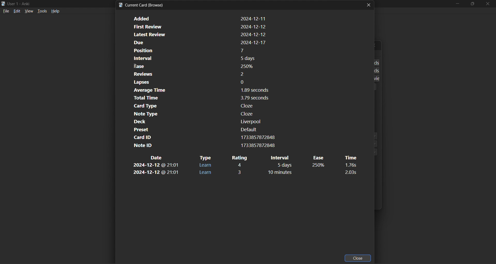 Image resolution: width=496 pixels, height=264 pixels. I want to click on card average time, so click(198, 90).